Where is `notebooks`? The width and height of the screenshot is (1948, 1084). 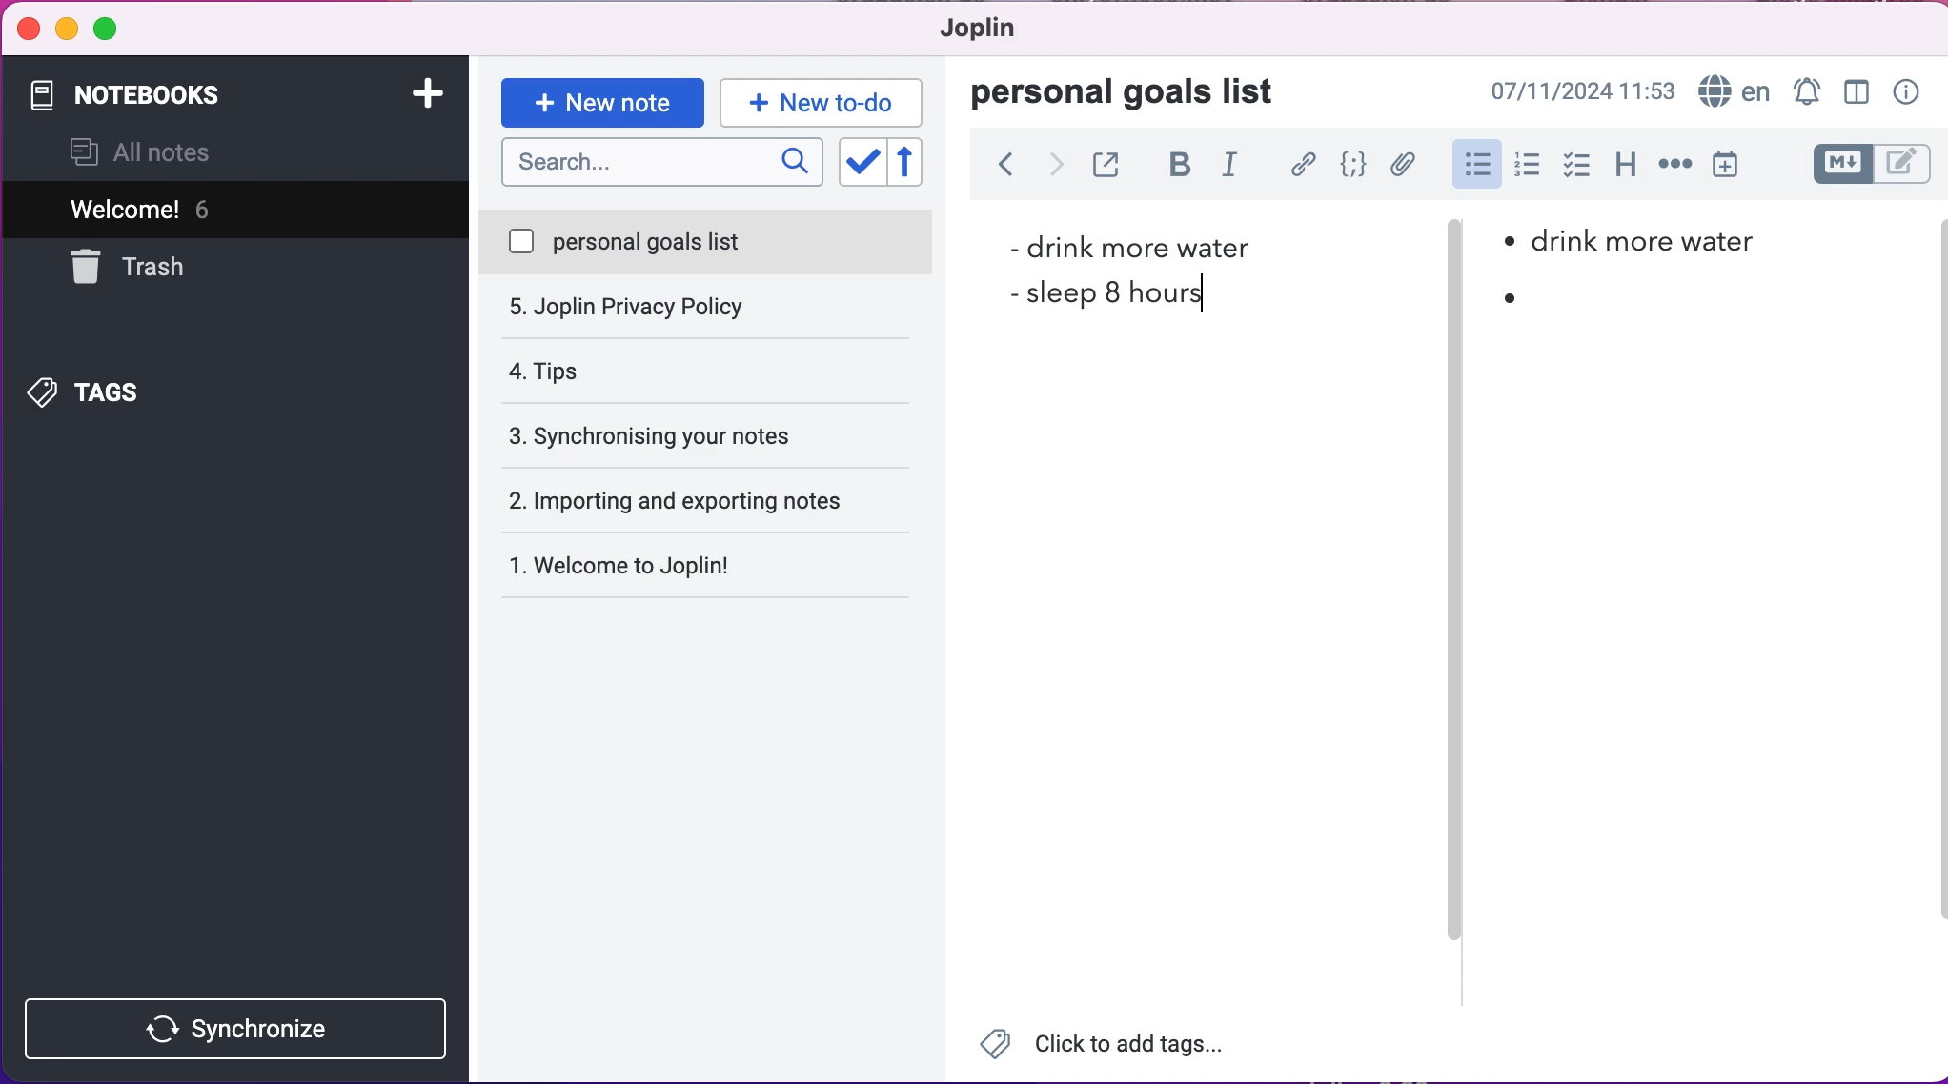
notebooks is located at coordinates (189, 94).